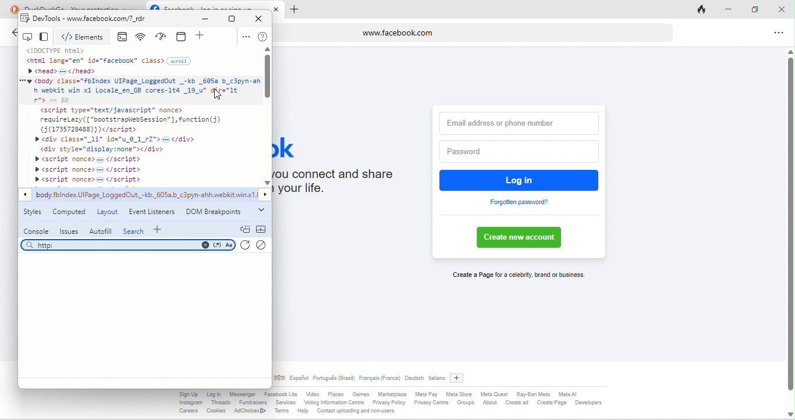  What do you see at coordinates (183, 36) in the screenshot?
I see `application` at bounding box center [183, 36].